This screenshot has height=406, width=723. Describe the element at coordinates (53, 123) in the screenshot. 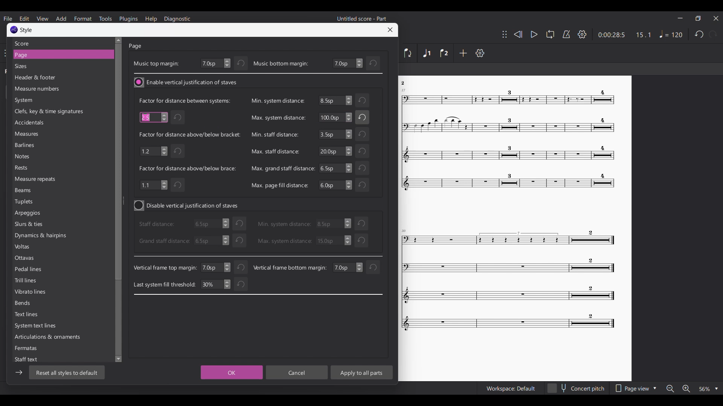

I see `Accidentals` at that location.